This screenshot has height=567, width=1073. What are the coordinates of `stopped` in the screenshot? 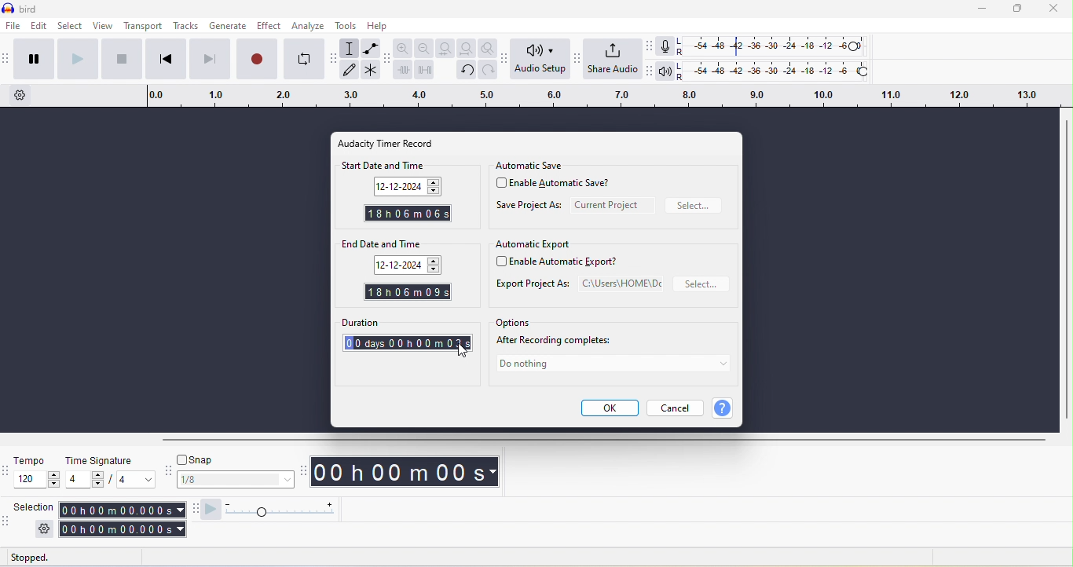 It's located at (39, 558).